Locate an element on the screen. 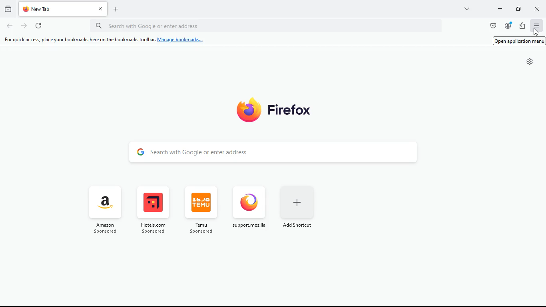 Image resolution: width=546 pixels, height=307 pixels. firefox is located at coordinates (281, 108).